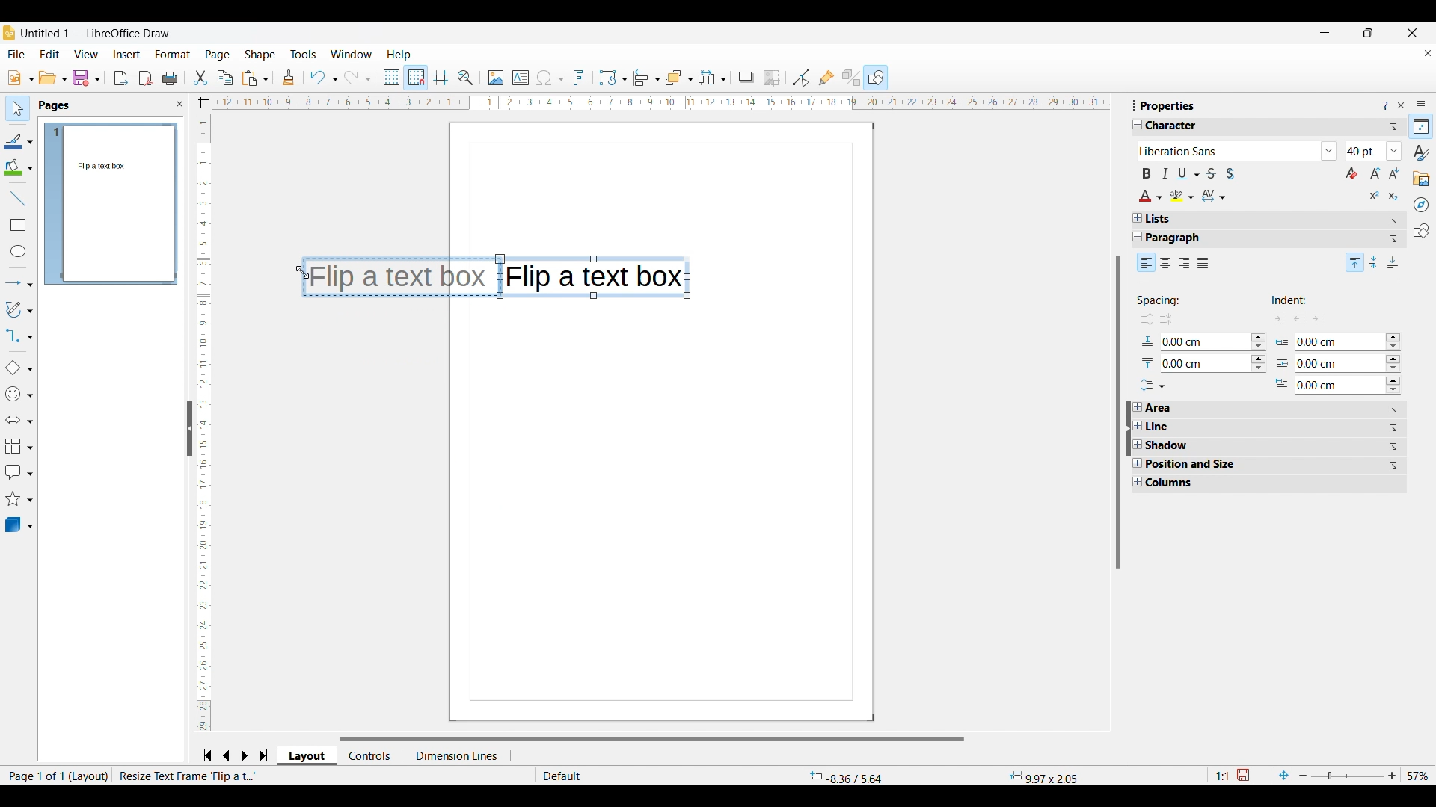  Describe the element at coordinates (146, 78) in the screenshot. I see `Export directly as PDF` at that location.